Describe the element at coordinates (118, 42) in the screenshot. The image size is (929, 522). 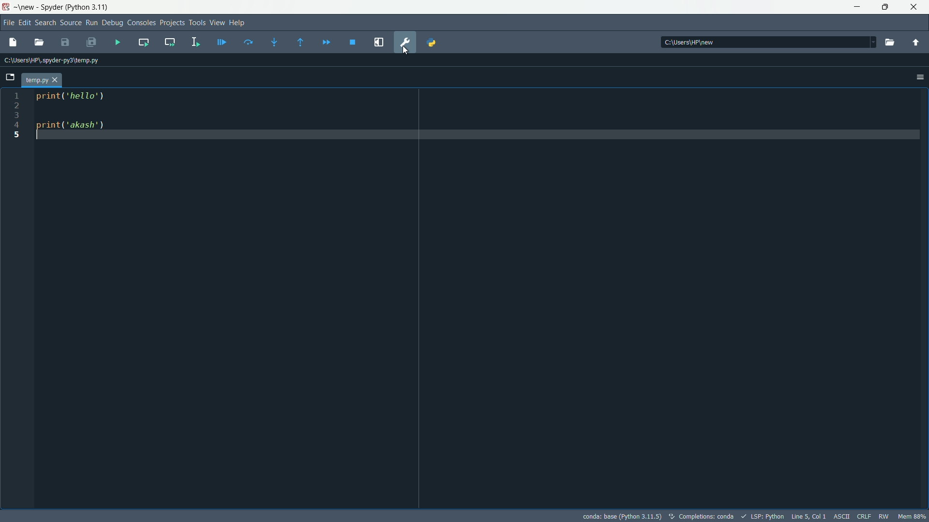
I see `run file` at that location.